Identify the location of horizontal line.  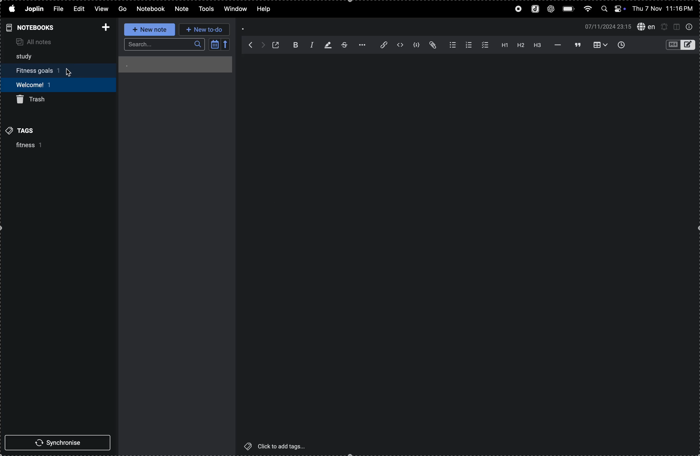
(555, 45).